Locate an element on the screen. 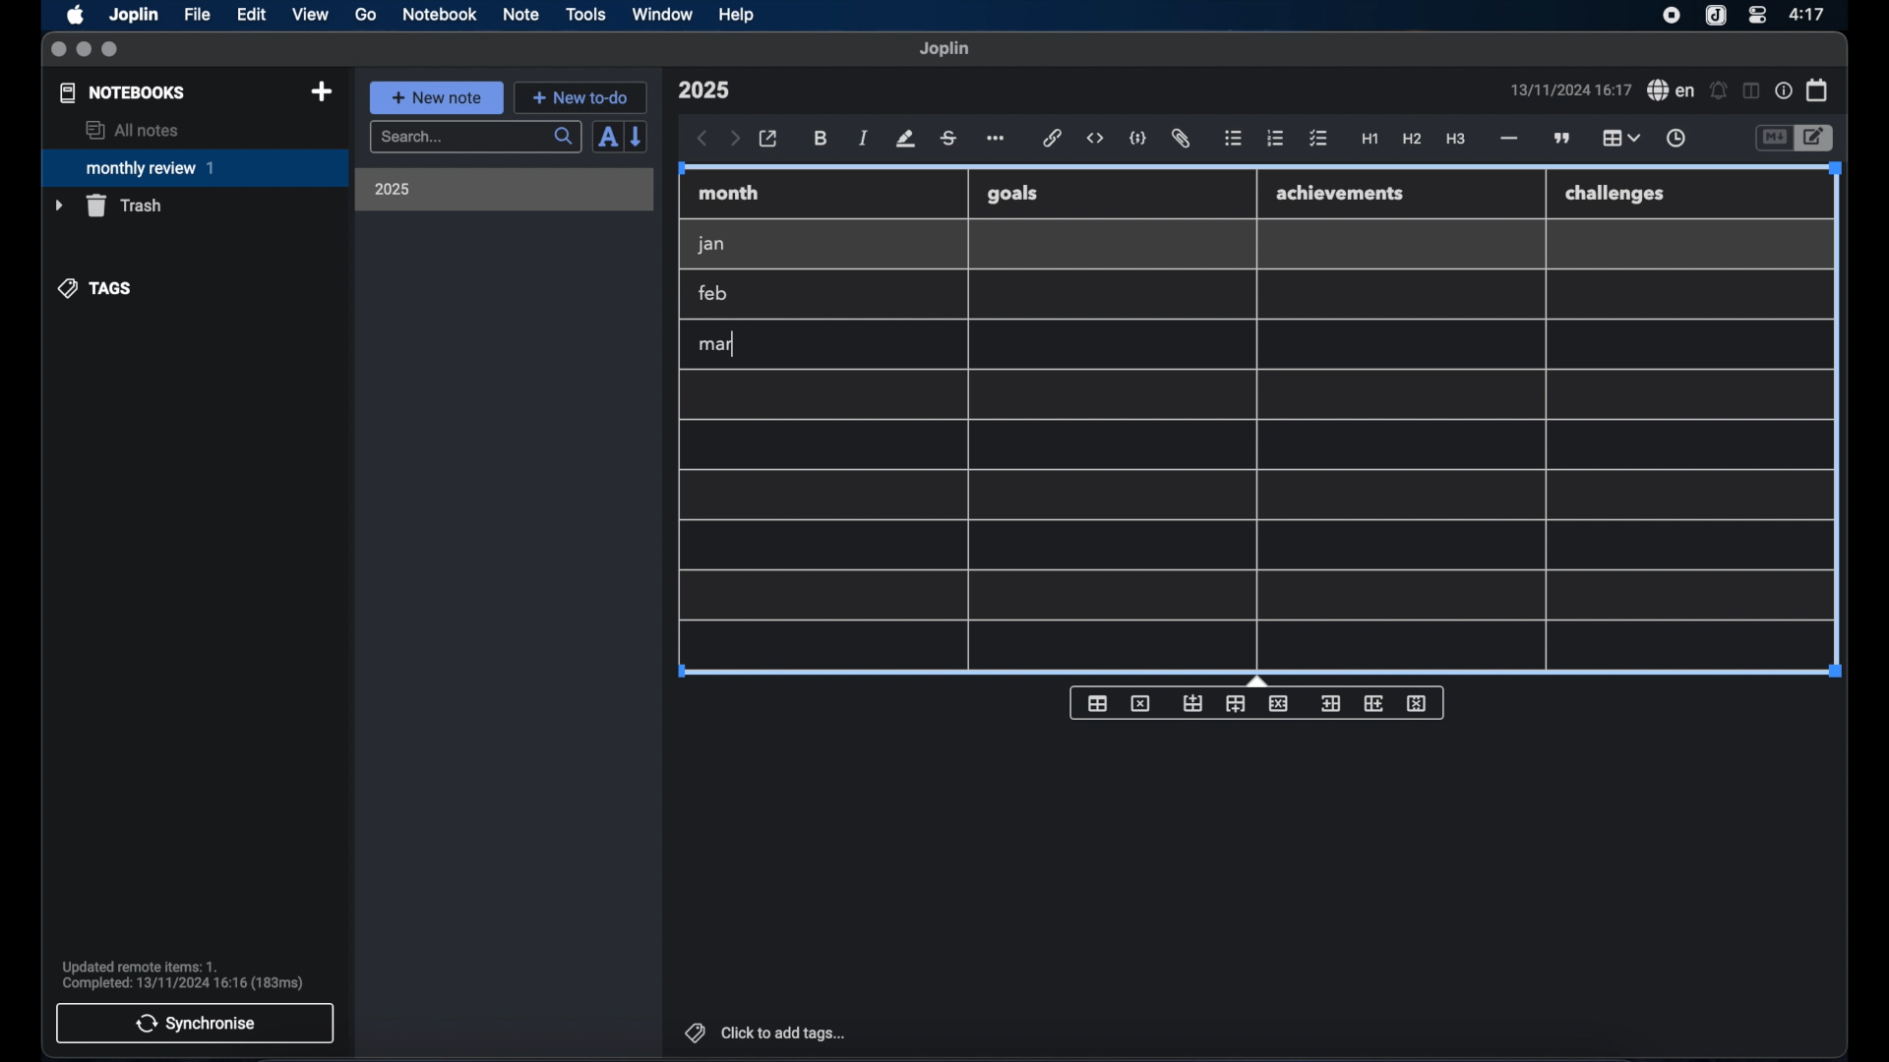 The height and width of the screenshot is (1062, 1889). heading 3 is located at coordinates (1455, 140).